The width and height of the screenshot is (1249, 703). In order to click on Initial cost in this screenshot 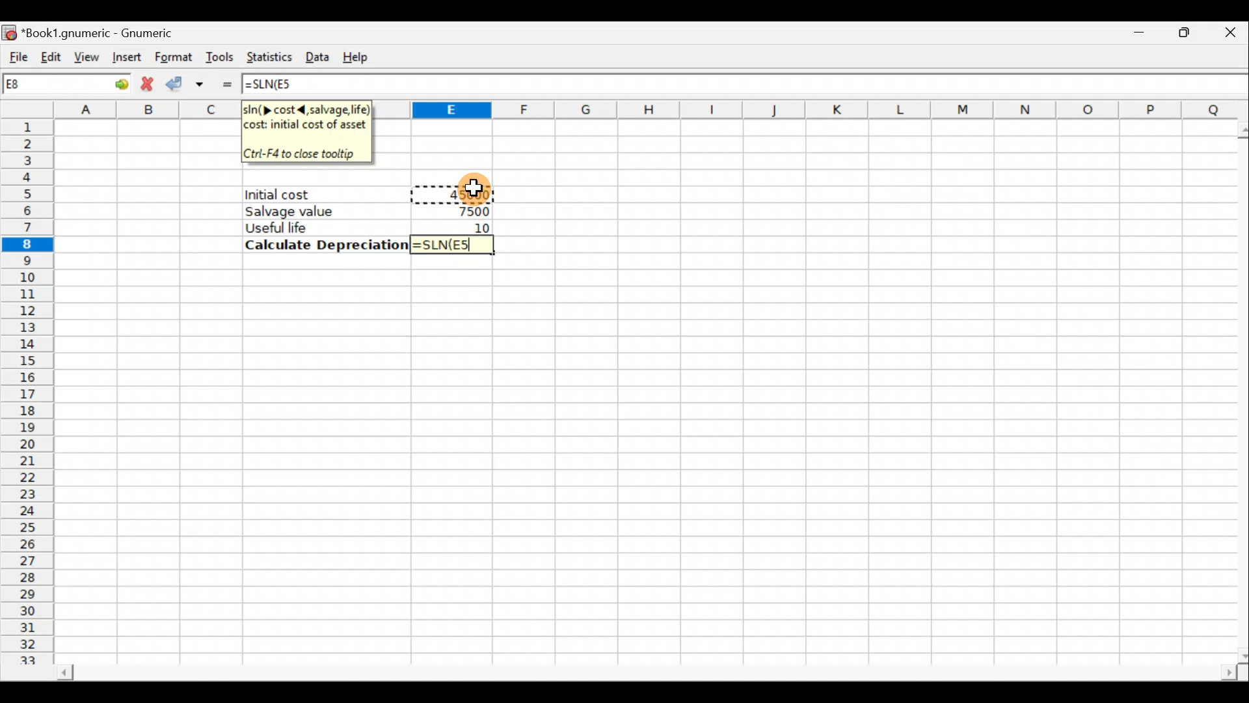, I will do `click(328, 195)`.